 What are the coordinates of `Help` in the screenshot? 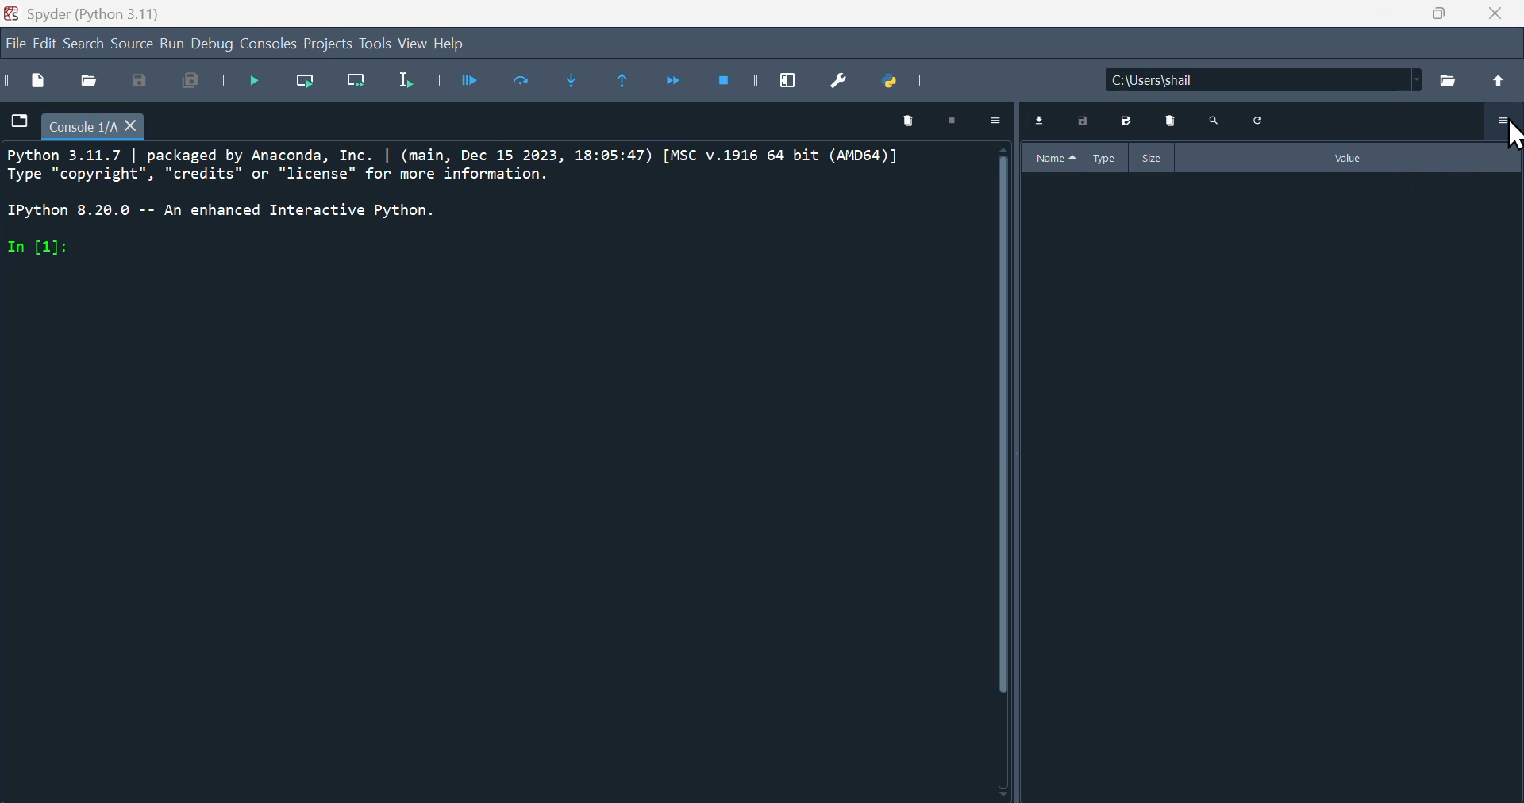 It's located at (460, 45).